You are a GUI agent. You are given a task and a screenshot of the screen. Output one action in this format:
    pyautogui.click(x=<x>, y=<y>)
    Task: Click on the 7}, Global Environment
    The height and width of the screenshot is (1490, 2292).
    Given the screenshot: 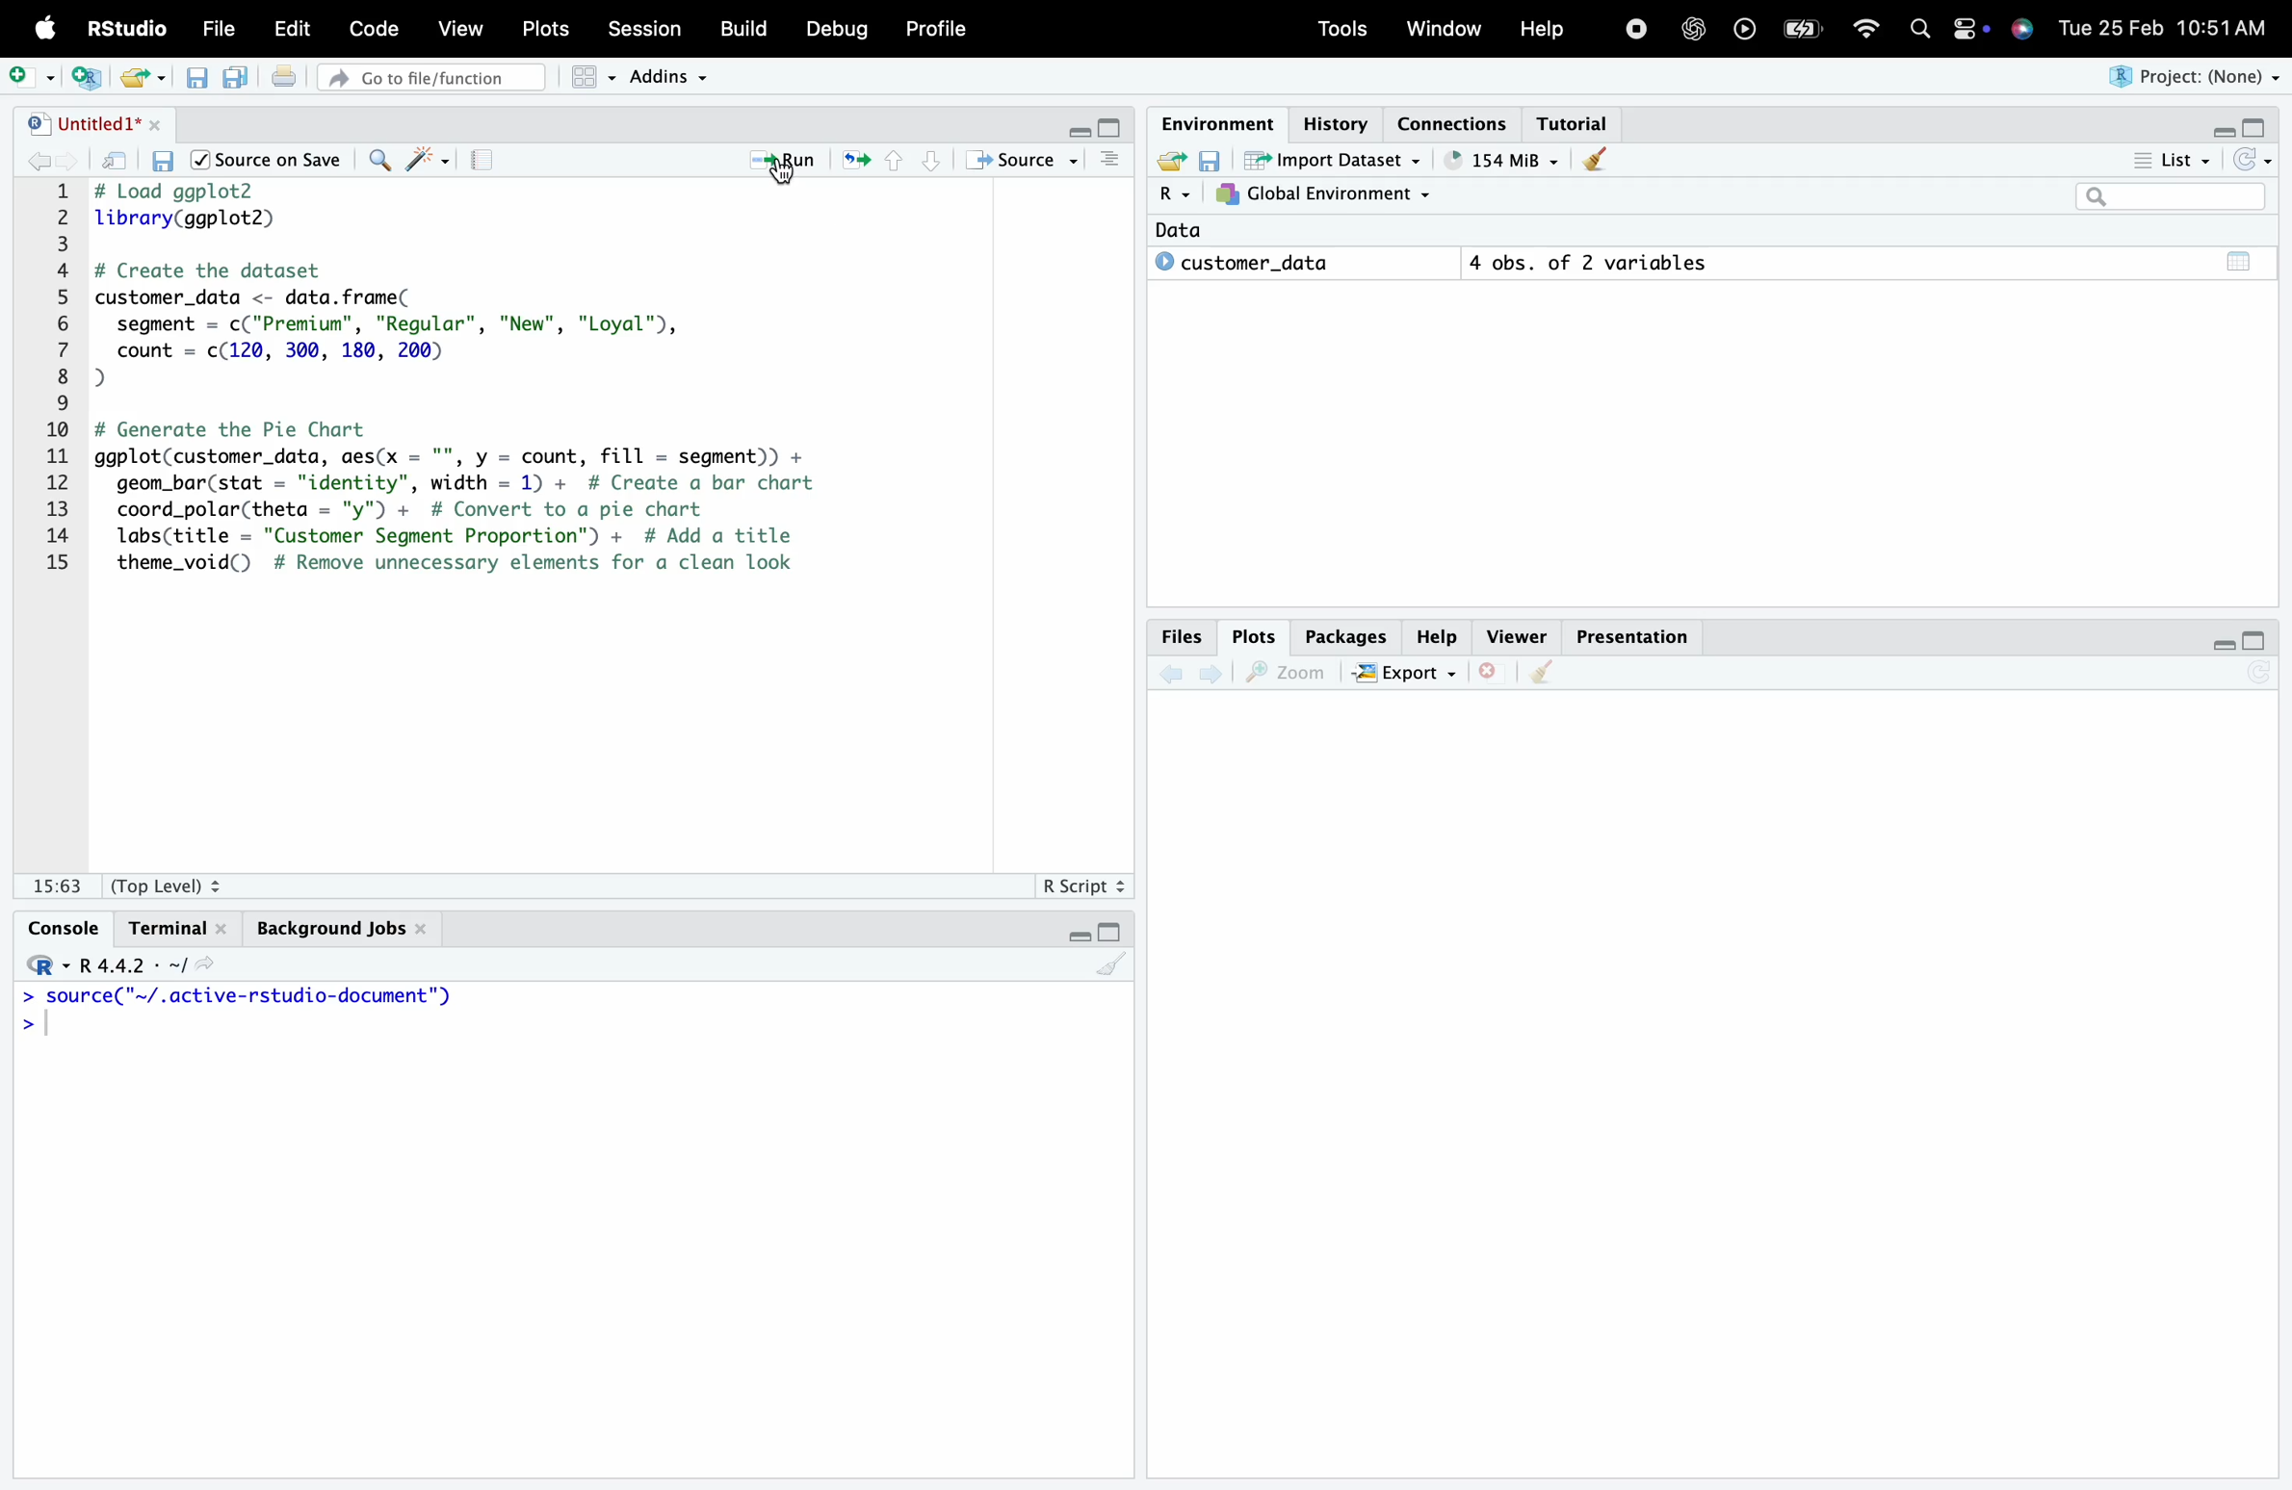 What is the action you would take?
    pyautogui.click(x=1330, y=193)
    